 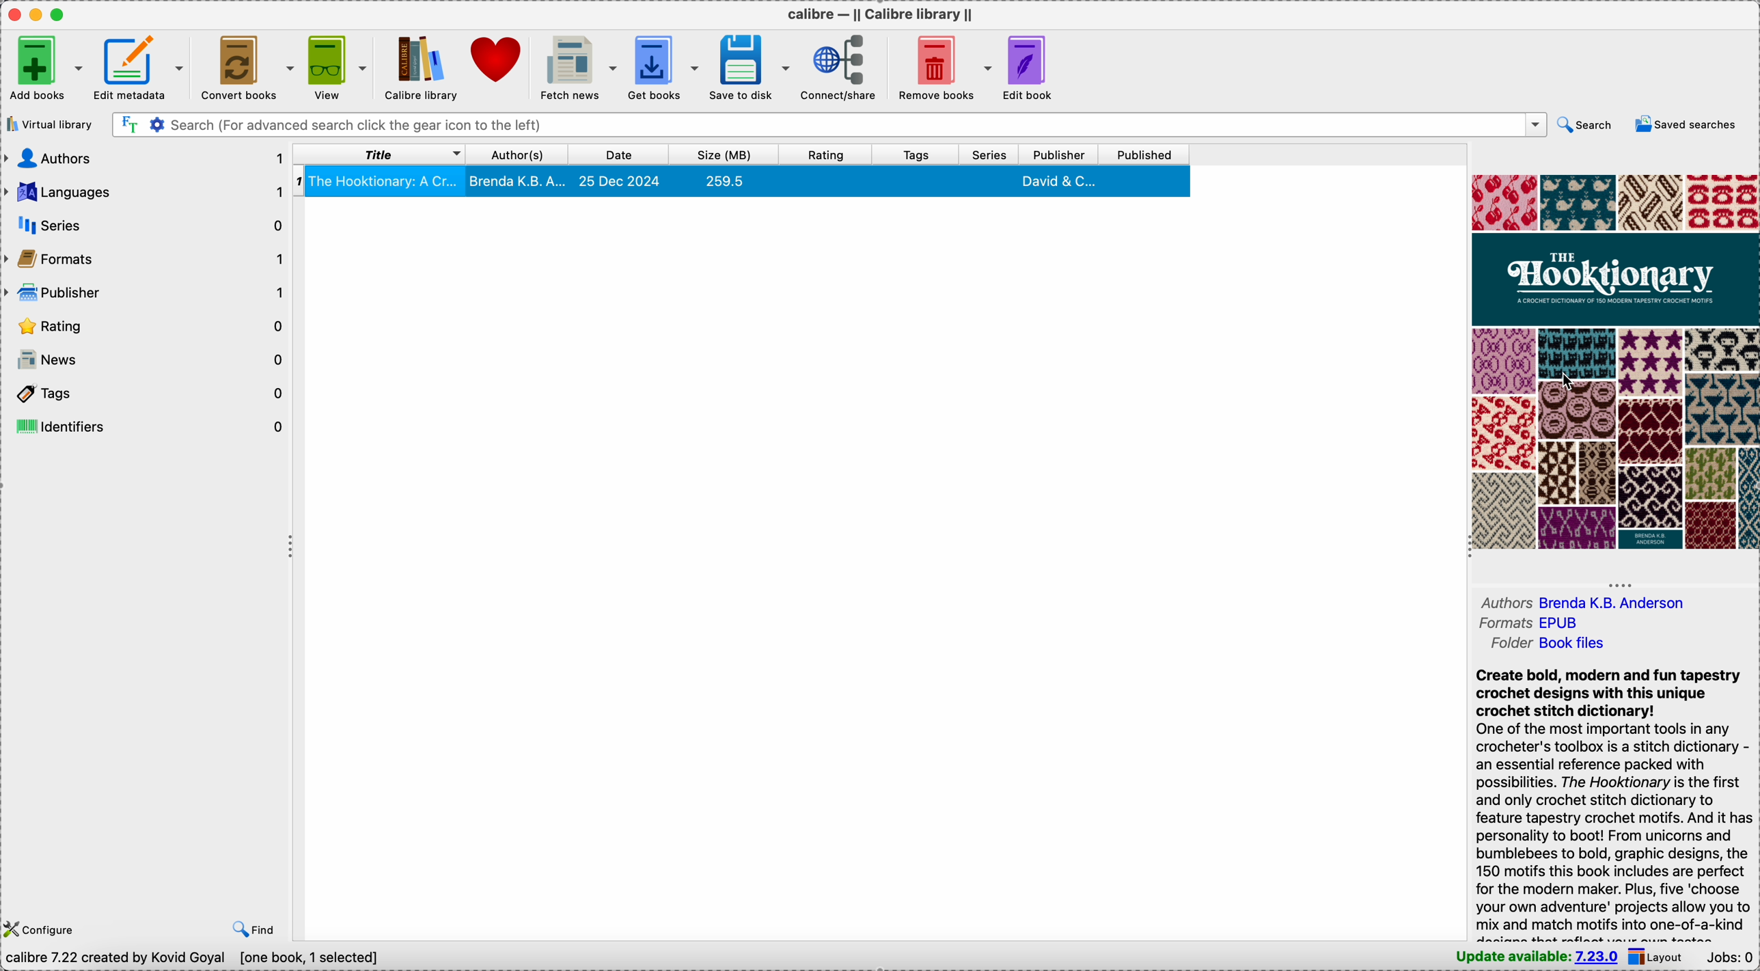 I want to click on search, so click(x=1587, y=123).